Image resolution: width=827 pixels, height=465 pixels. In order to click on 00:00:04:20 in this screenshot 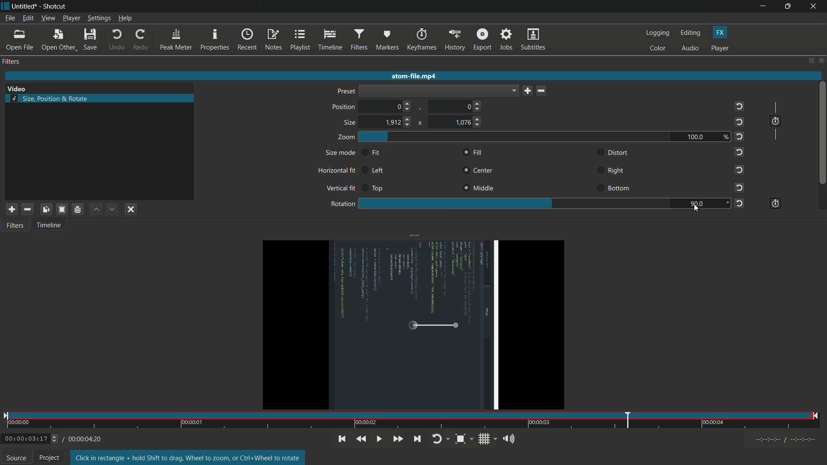, I will do `click(82, 440)`.